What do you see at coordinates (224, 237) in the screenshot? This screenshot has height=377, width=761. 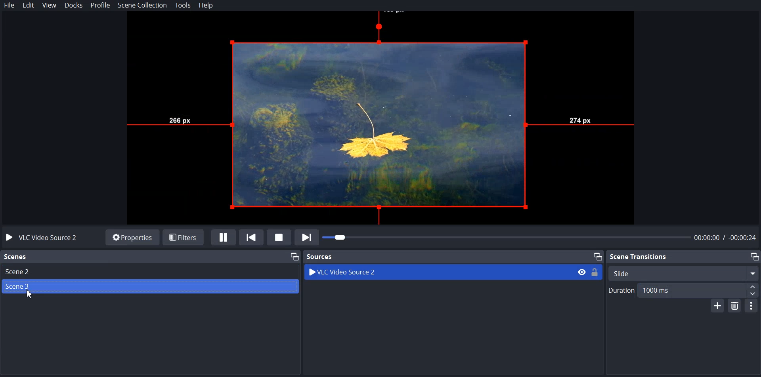 I see `Pause Media` at bounding box center [224, 237].